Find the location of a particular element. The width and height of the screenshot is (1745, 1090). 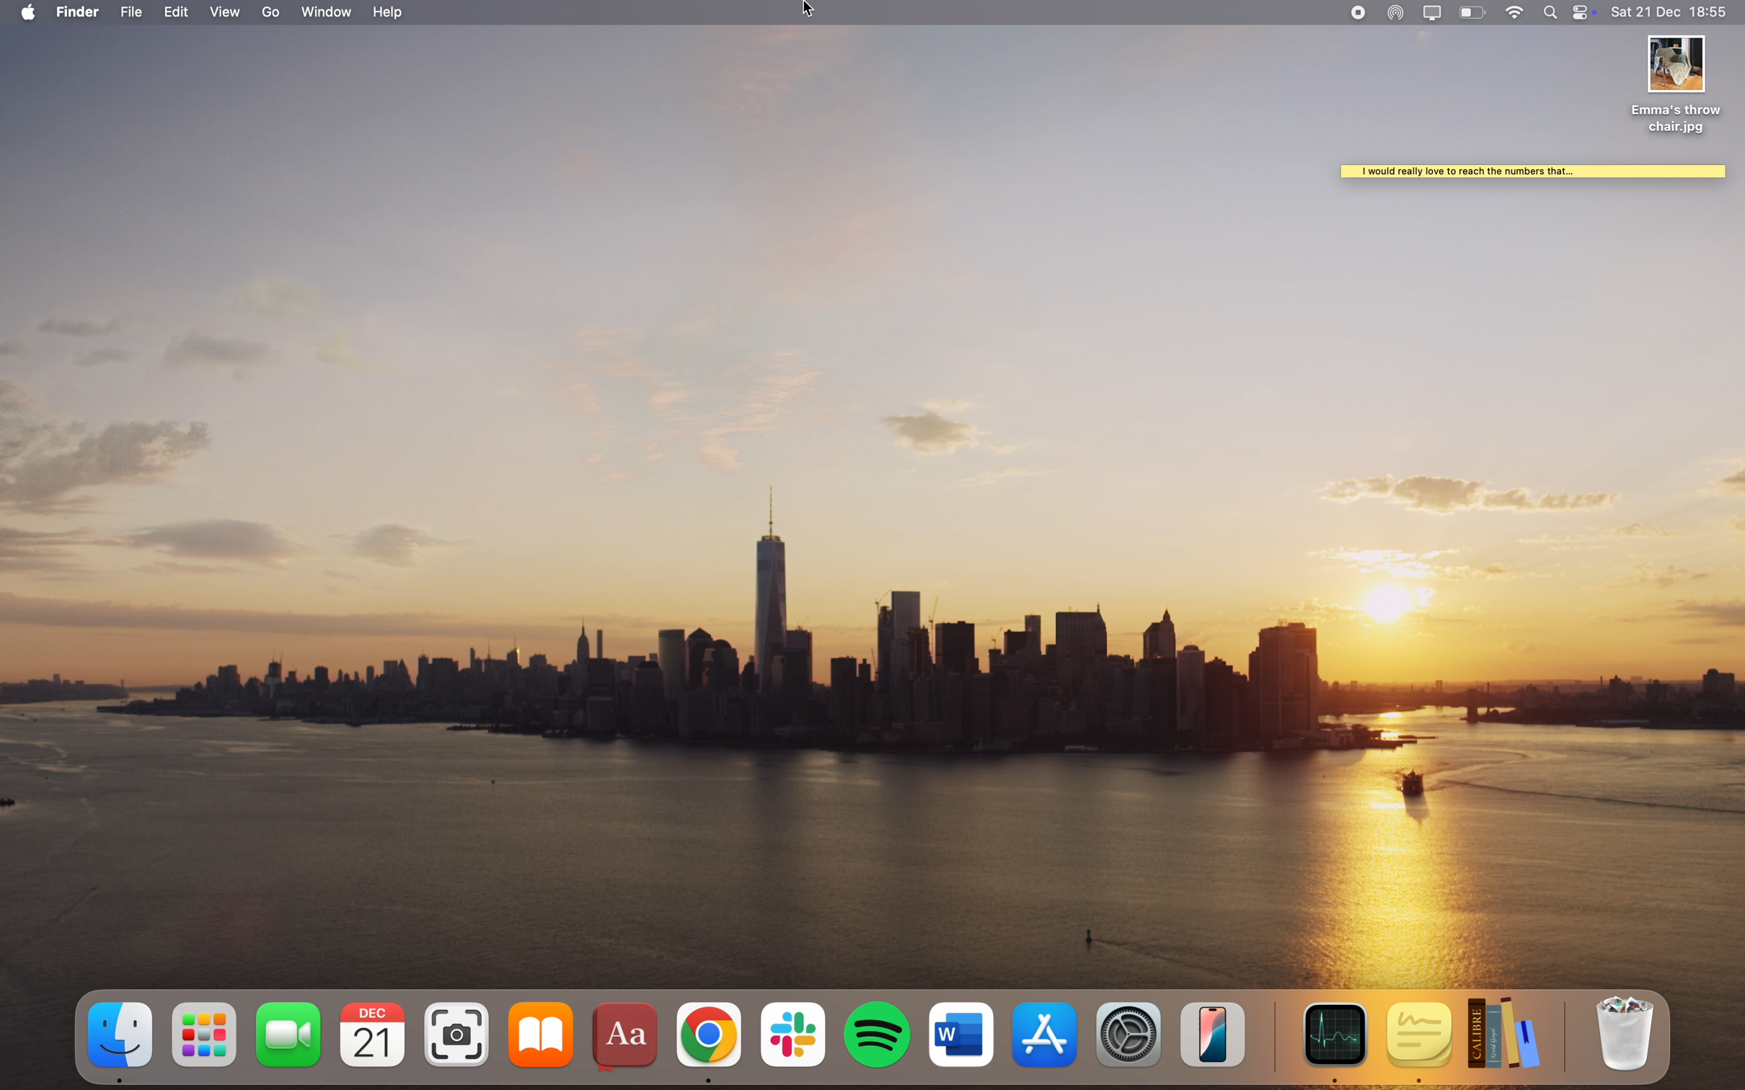

spotlight search is located at coordinates (1553, 12).